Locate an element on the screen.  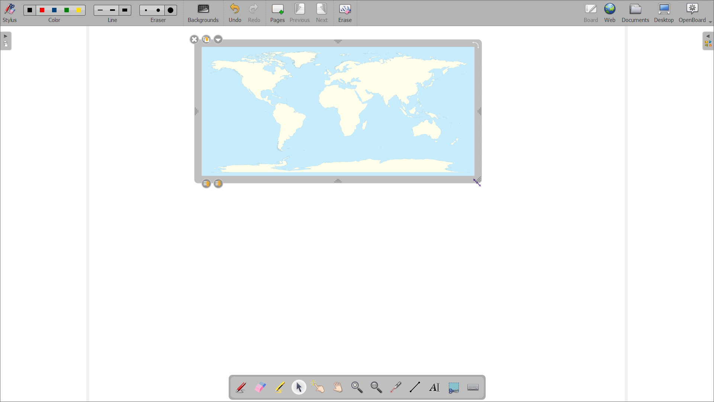
add annotations is located at coordinates (241, 387).